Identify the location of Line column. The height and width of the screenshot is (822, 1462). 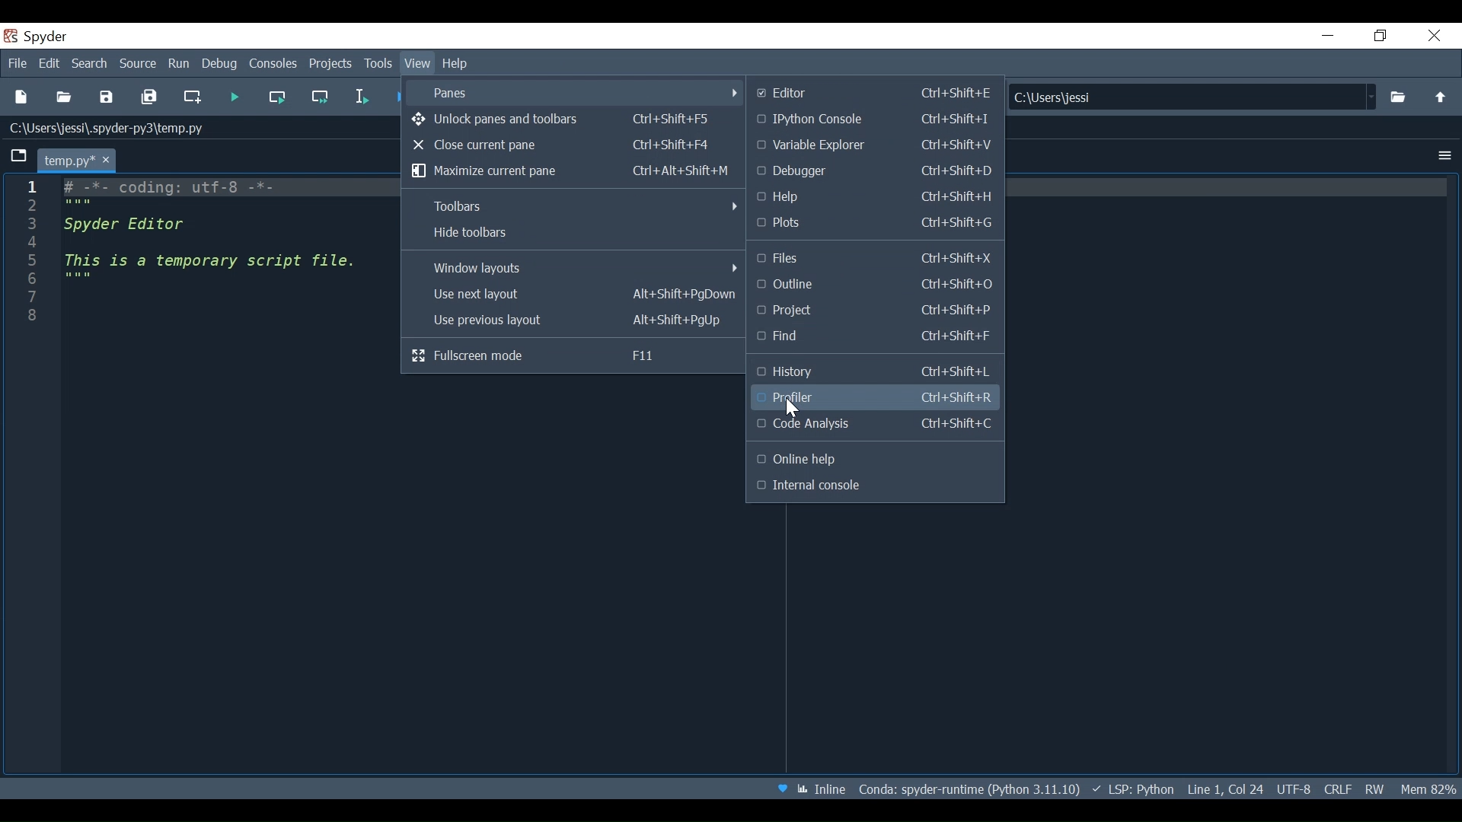
(29, 258).